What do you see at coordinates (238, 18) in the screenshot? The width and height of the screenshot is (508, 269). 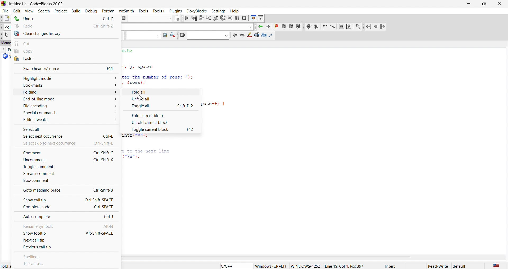 I see `break debugging` at bounding box center [238, 18].